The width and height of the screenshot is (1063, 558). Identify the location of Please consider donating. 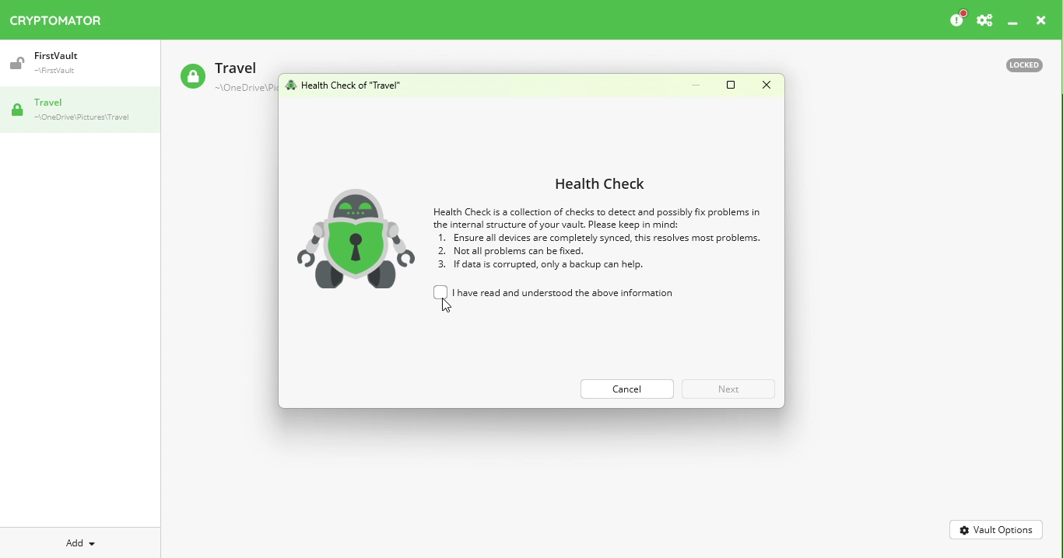
(956, 19).